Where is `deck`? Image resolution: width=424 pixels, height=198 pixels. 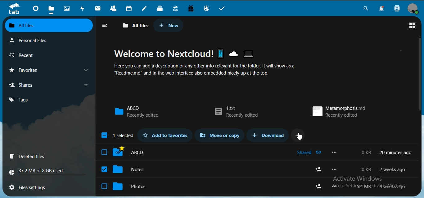
deck is located at coordinates (161, 8).